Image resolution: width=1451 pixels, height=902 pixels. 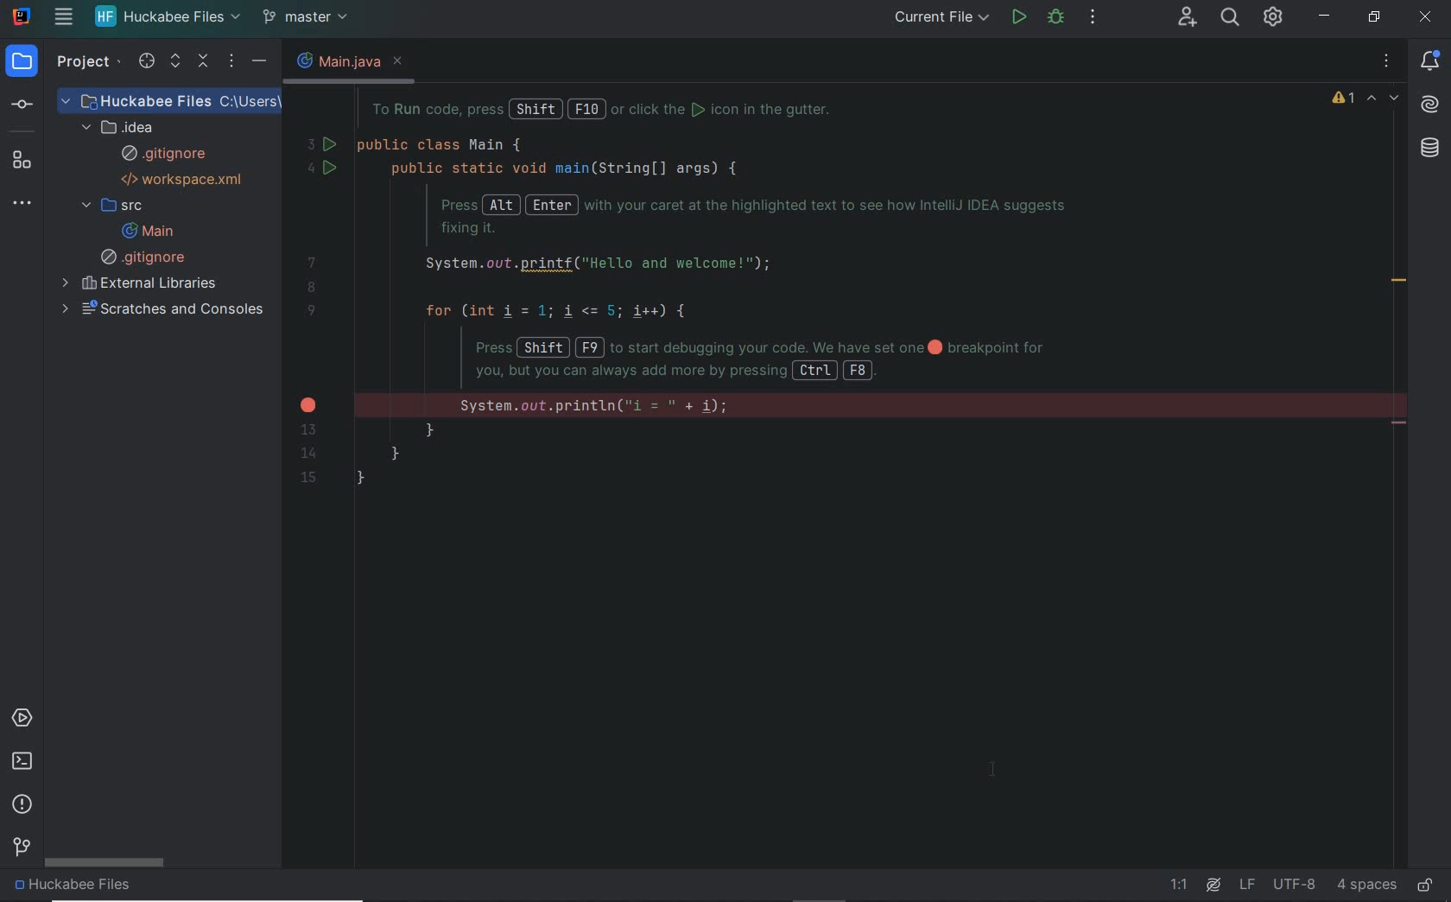 I want to click on scrollbar, so click(x=106, y=864).